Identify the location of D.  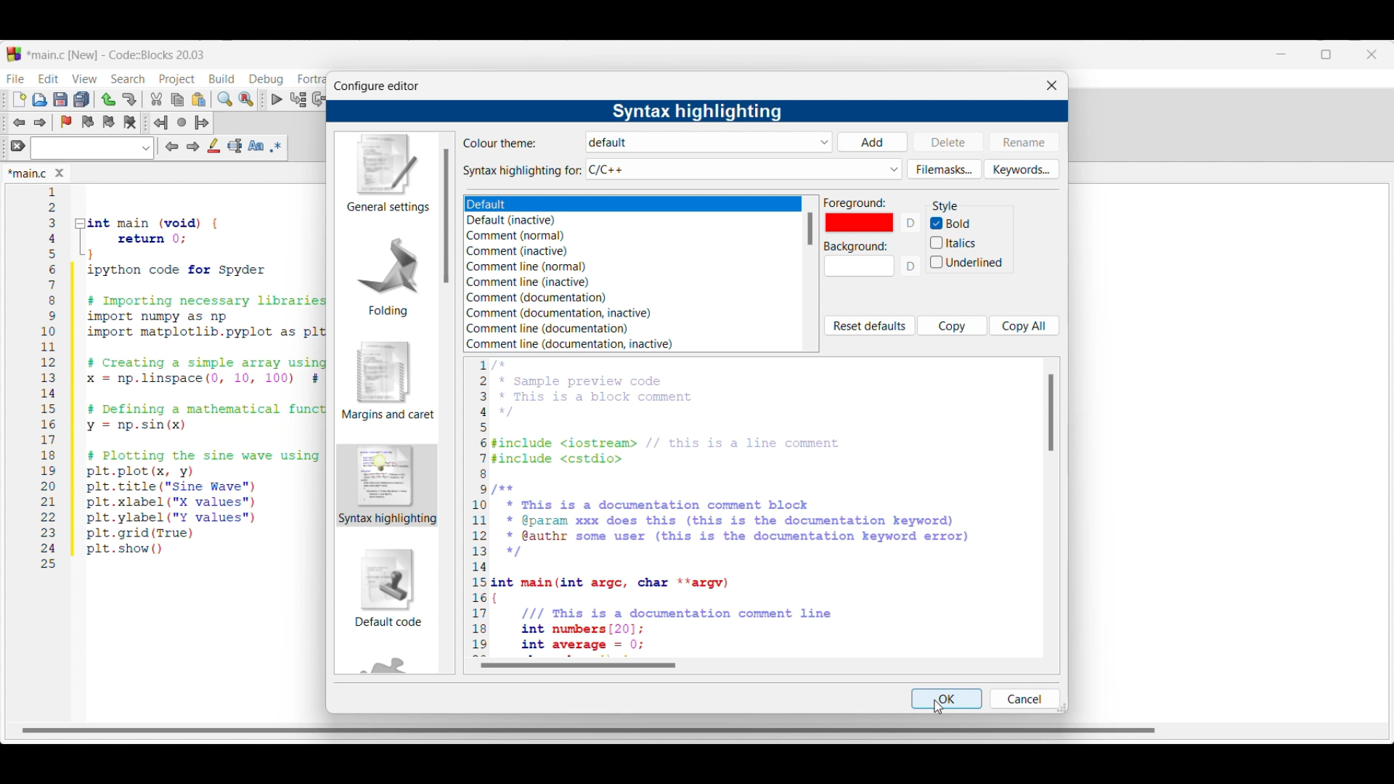
(913, 223).